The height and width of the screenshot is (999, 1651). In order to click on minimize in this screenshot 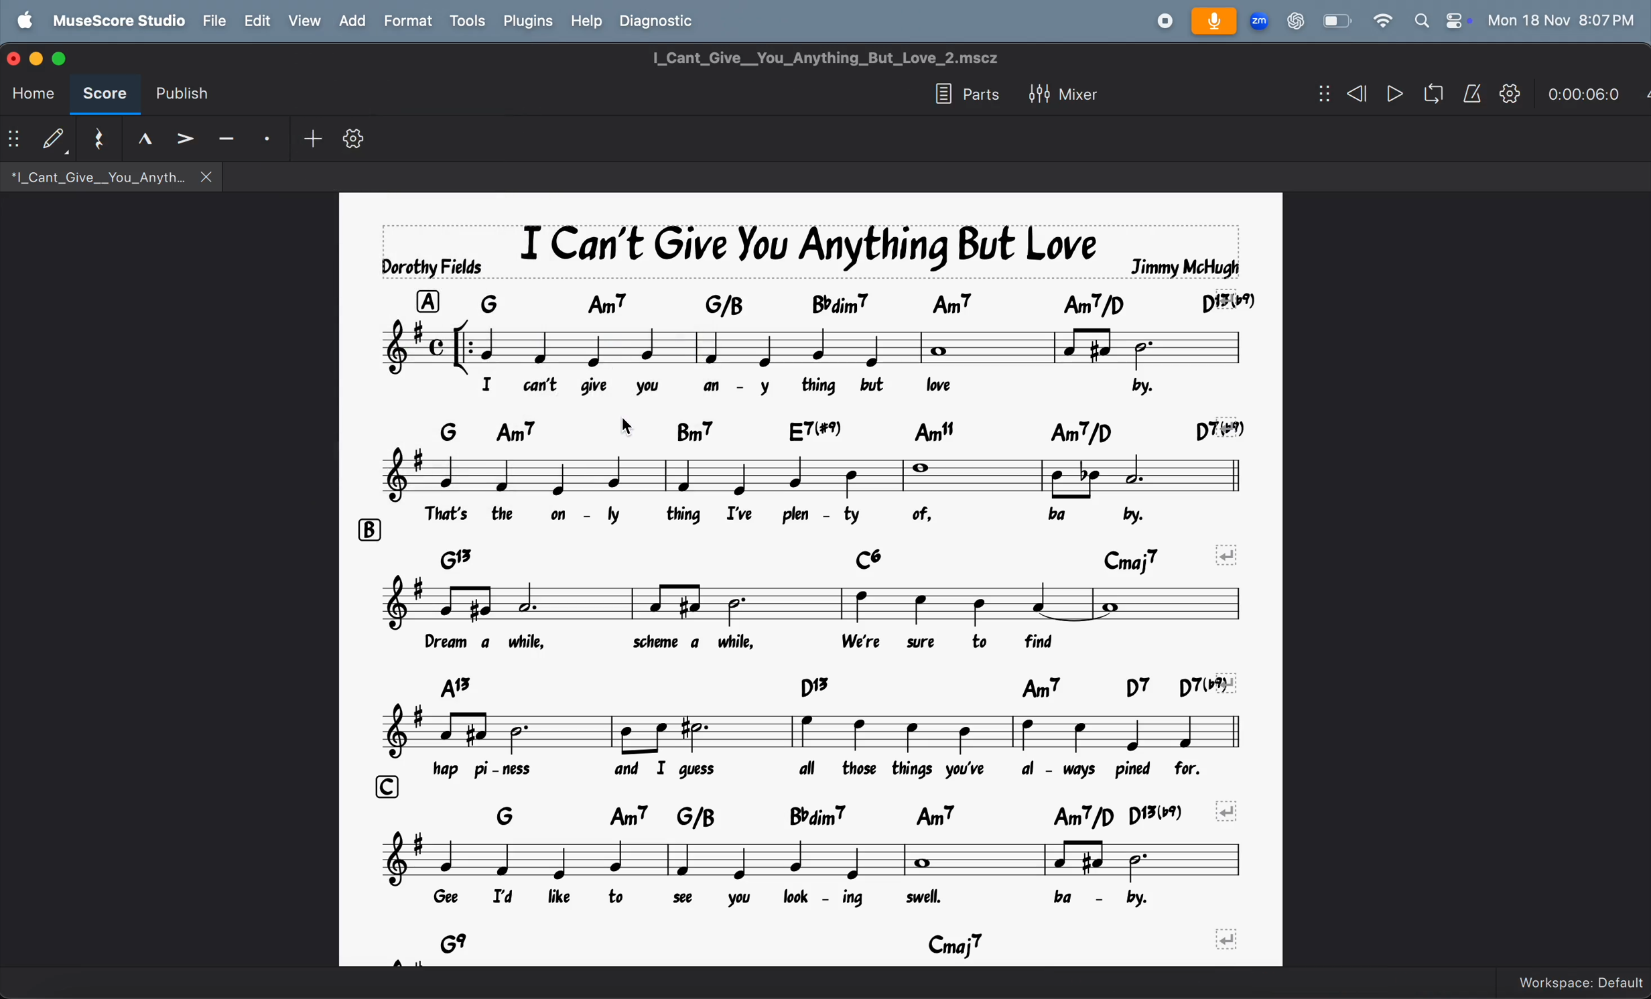, I will do `click(39, 58)`.